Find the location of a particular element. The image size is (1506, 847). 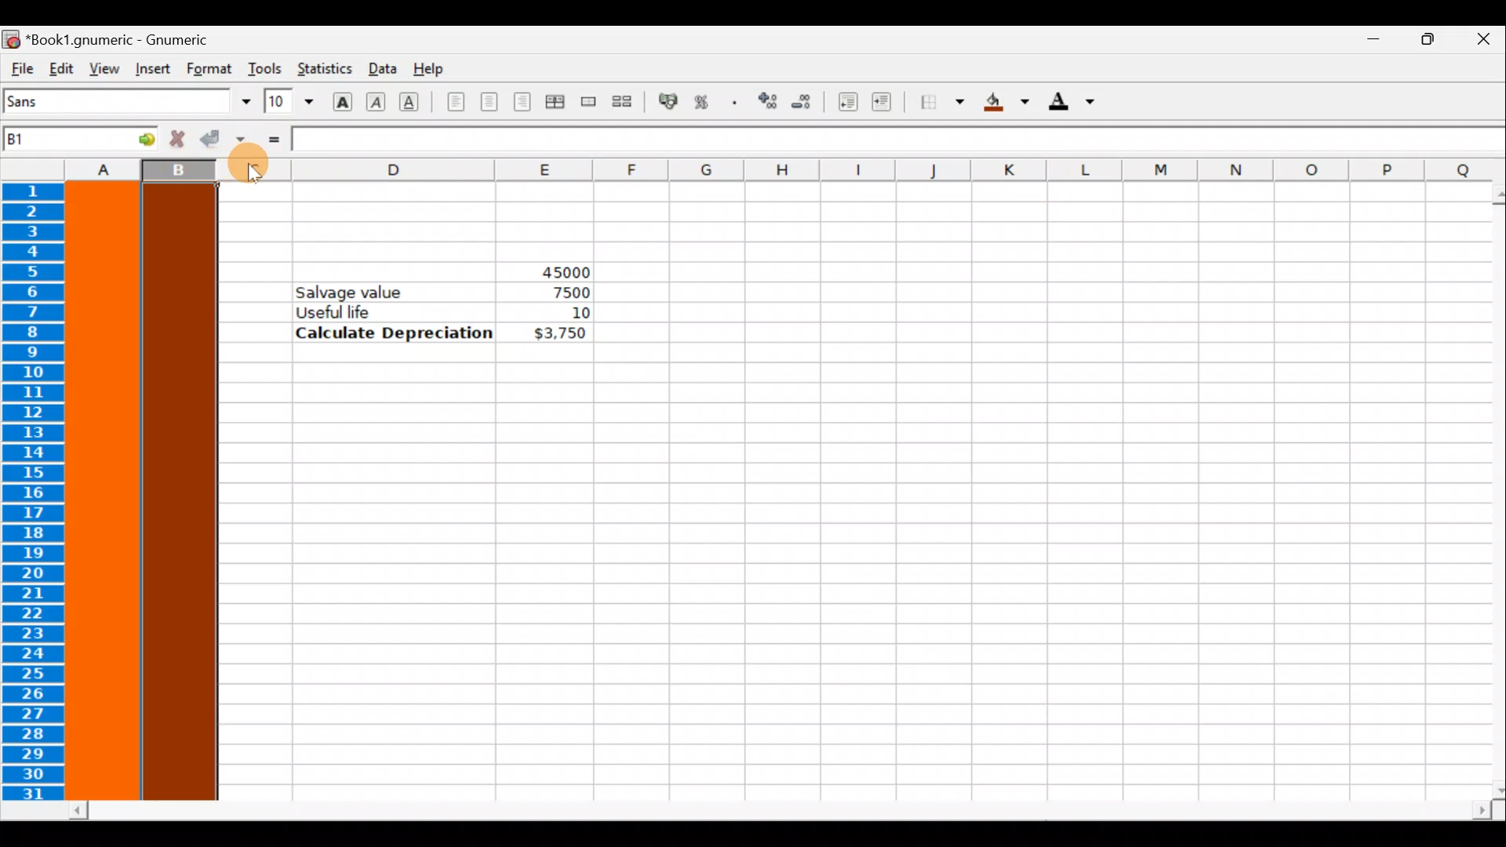

Include thousands separator is located at coordinates (735, 102).